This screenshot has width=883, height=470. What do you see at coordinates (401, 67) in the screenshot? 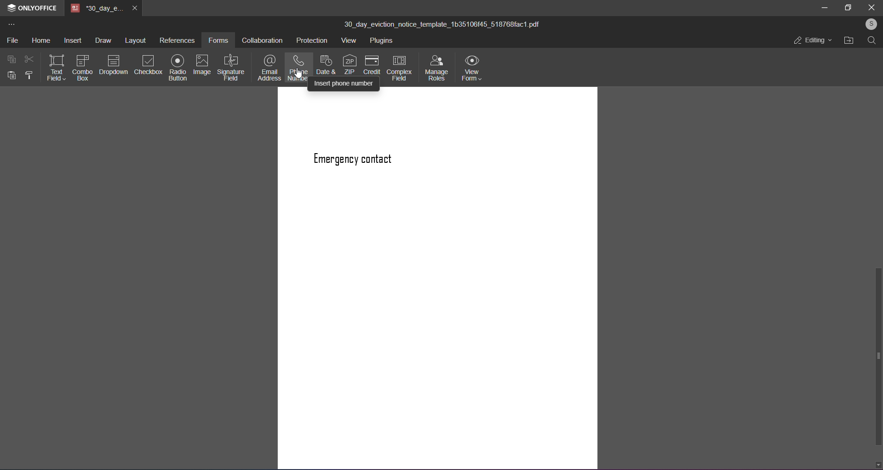
I see `complex feed` at bounding box center [401, 67].